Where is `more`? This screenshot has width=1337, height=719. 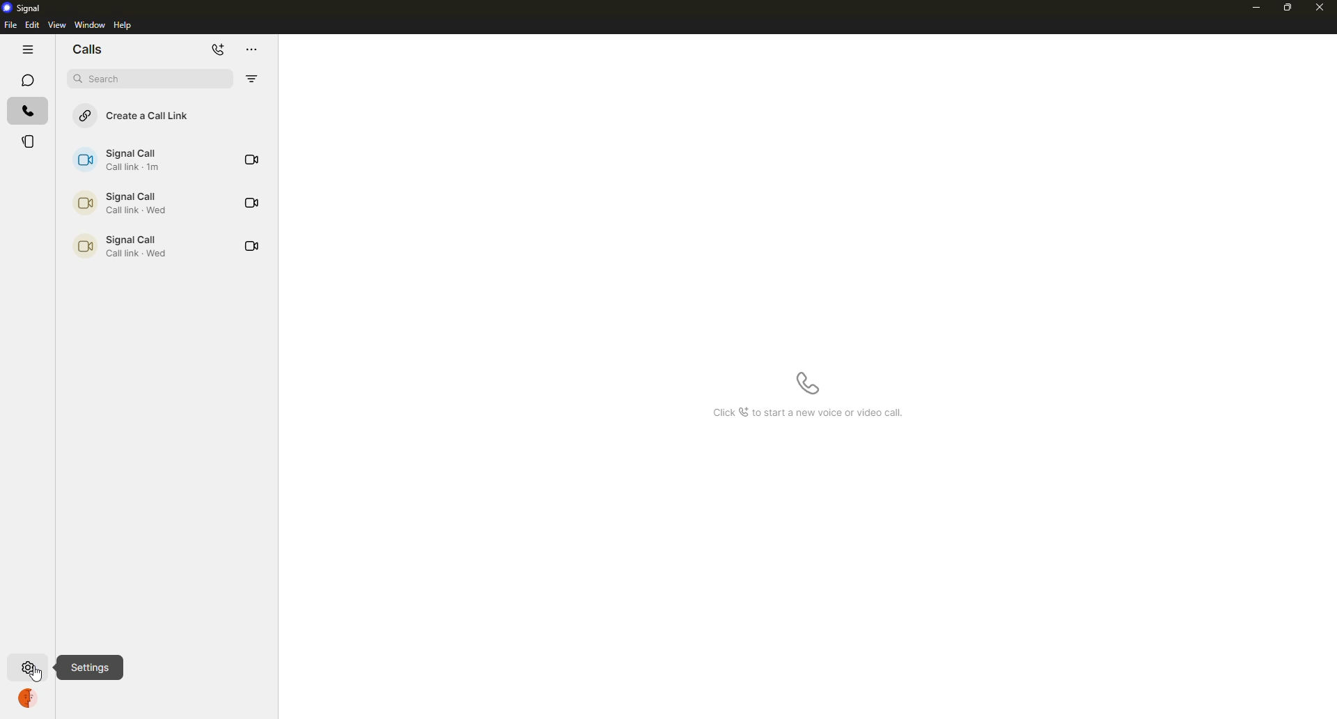 more is located at coordinates (249, 49).